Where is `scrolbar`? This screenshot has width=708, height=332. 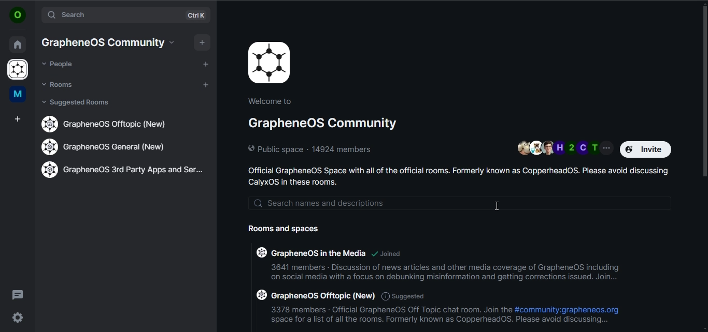
scrolbar is located at coordinates (703, 88).